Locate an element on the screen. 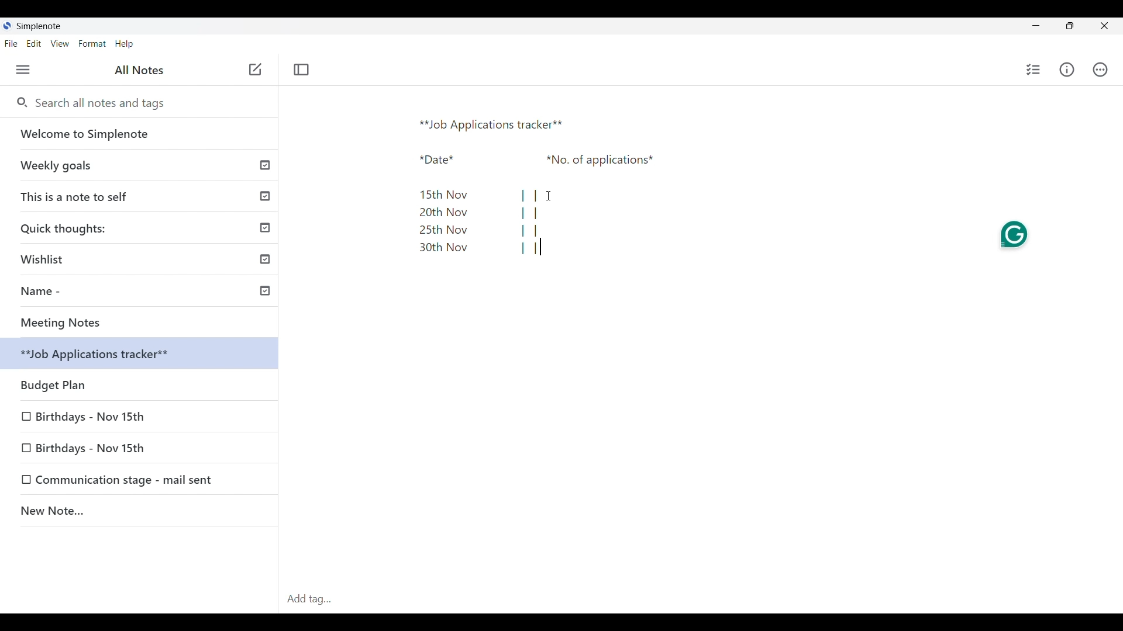  Actions is located at coordinates (1100, 70).